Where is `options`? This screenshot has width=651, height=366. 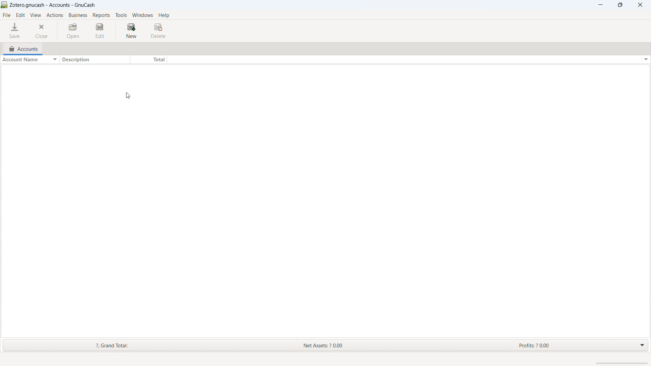
options is located at coordinates (645, 60).